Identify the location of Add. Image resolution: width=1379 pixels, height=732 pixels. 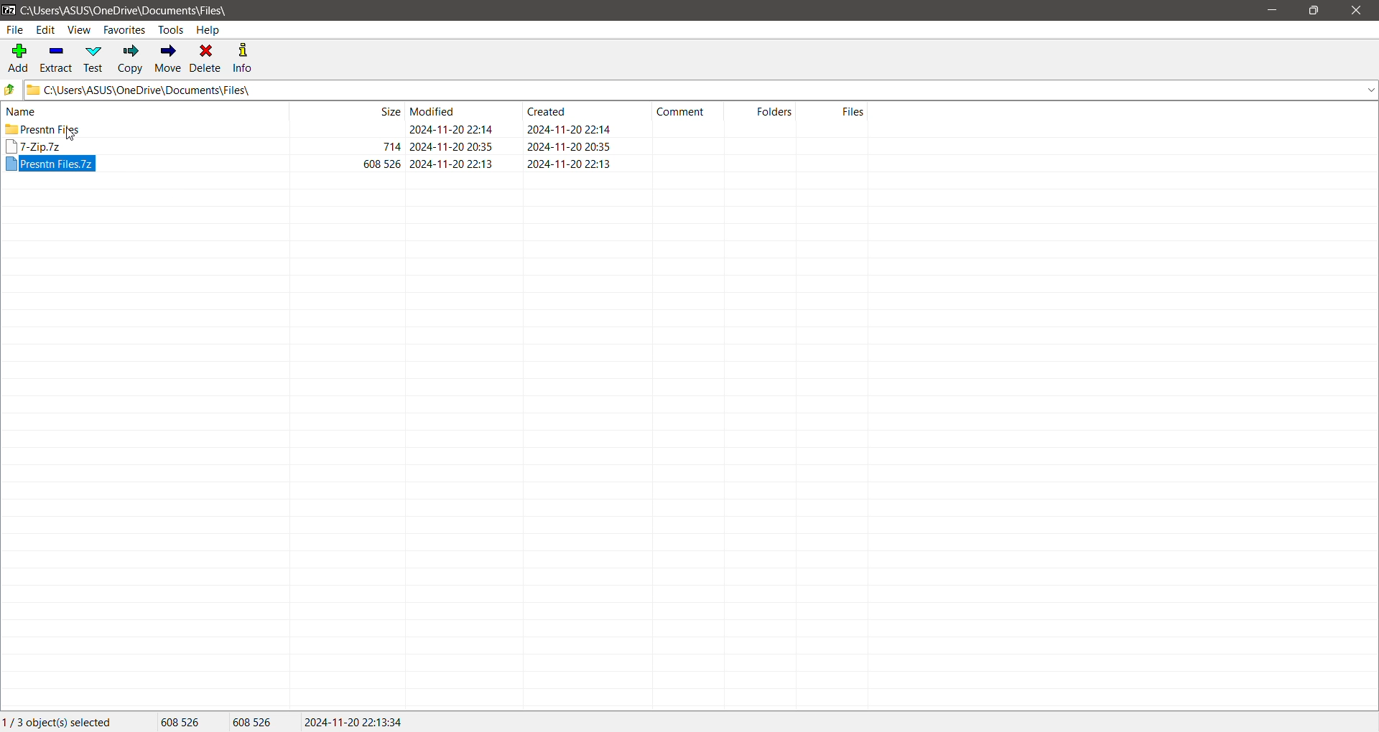
(17, 57).